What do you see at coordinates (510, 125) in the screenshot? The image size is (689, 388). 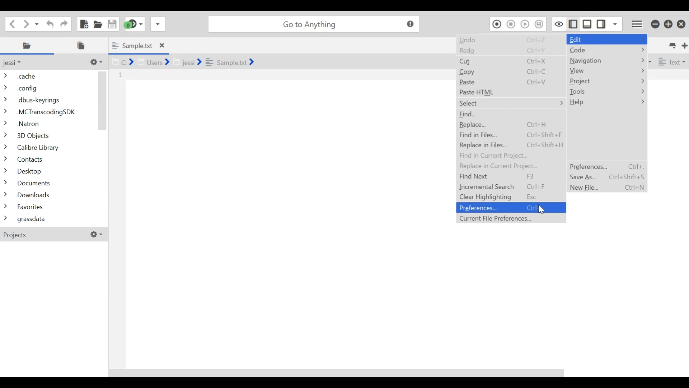 I see `Replace` at bounding box center [510, 125].